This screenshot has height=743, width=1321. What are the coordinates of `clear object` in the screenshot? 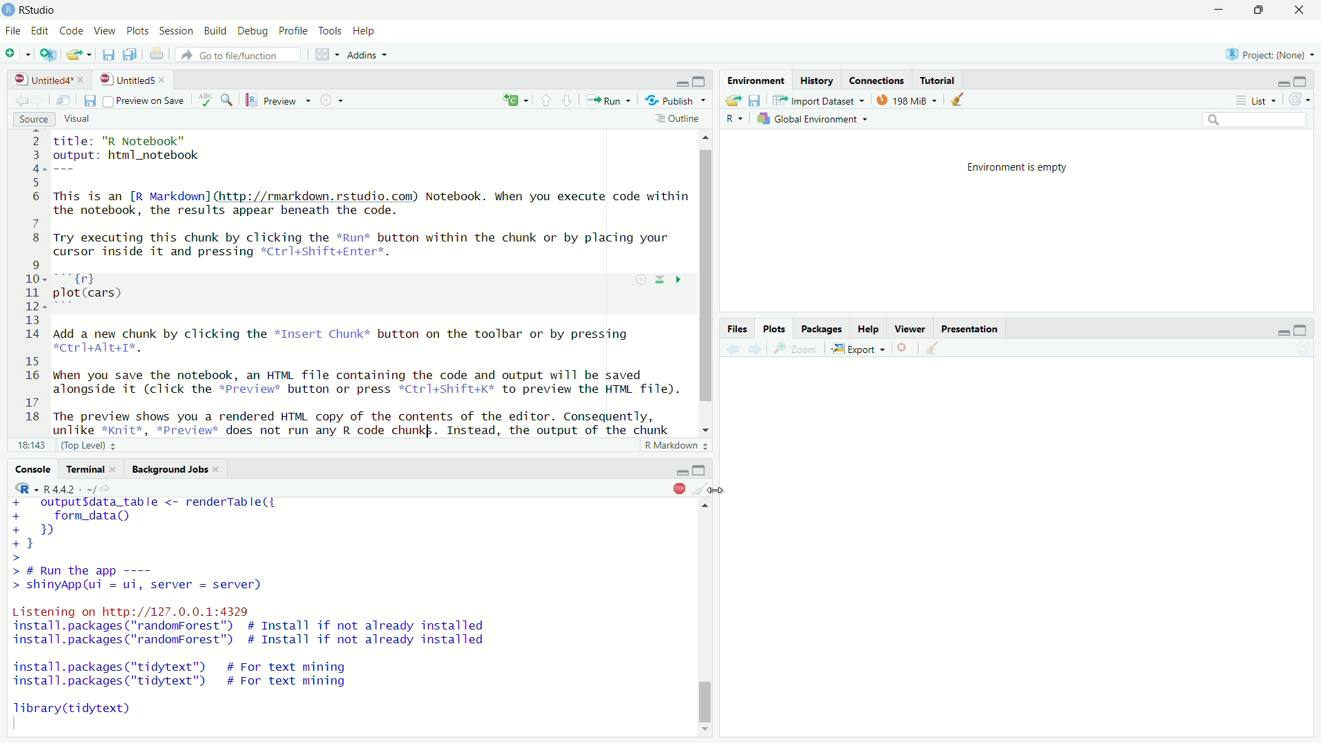 It's located at (955, 100).